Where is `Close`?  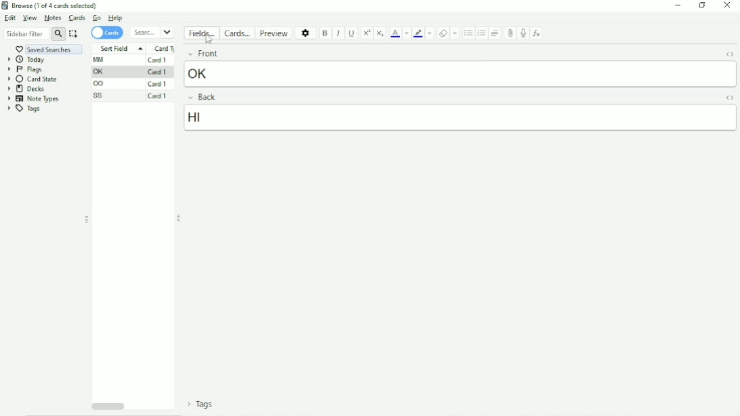
Close is located at coordinates (728, 5).